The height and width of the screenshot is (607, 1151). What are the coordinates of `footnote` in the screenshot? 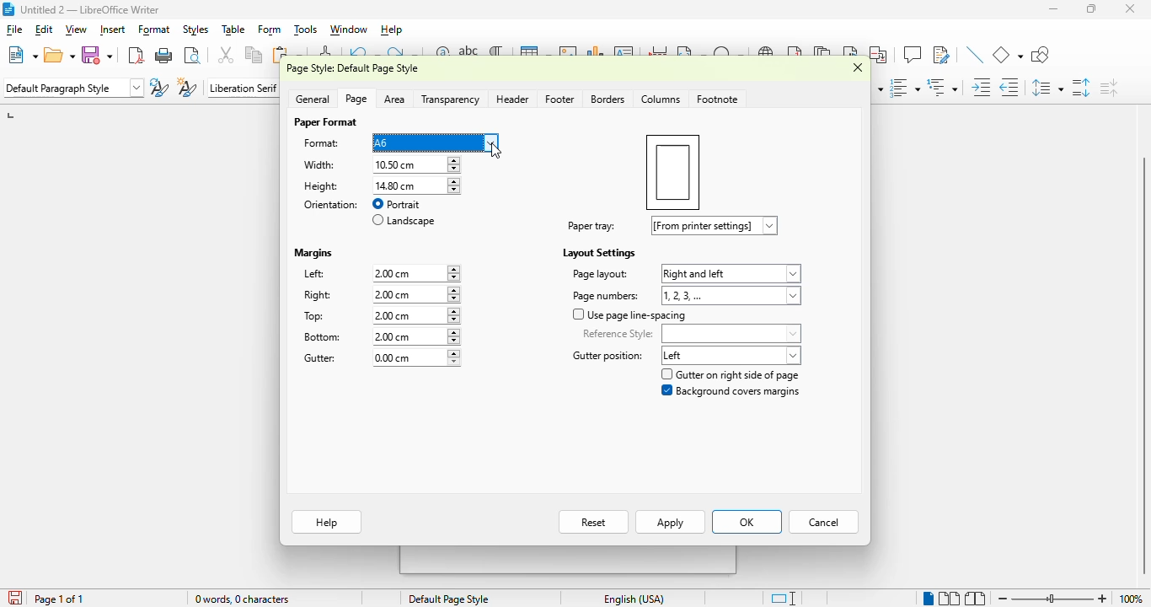 It's located at (718, 99).